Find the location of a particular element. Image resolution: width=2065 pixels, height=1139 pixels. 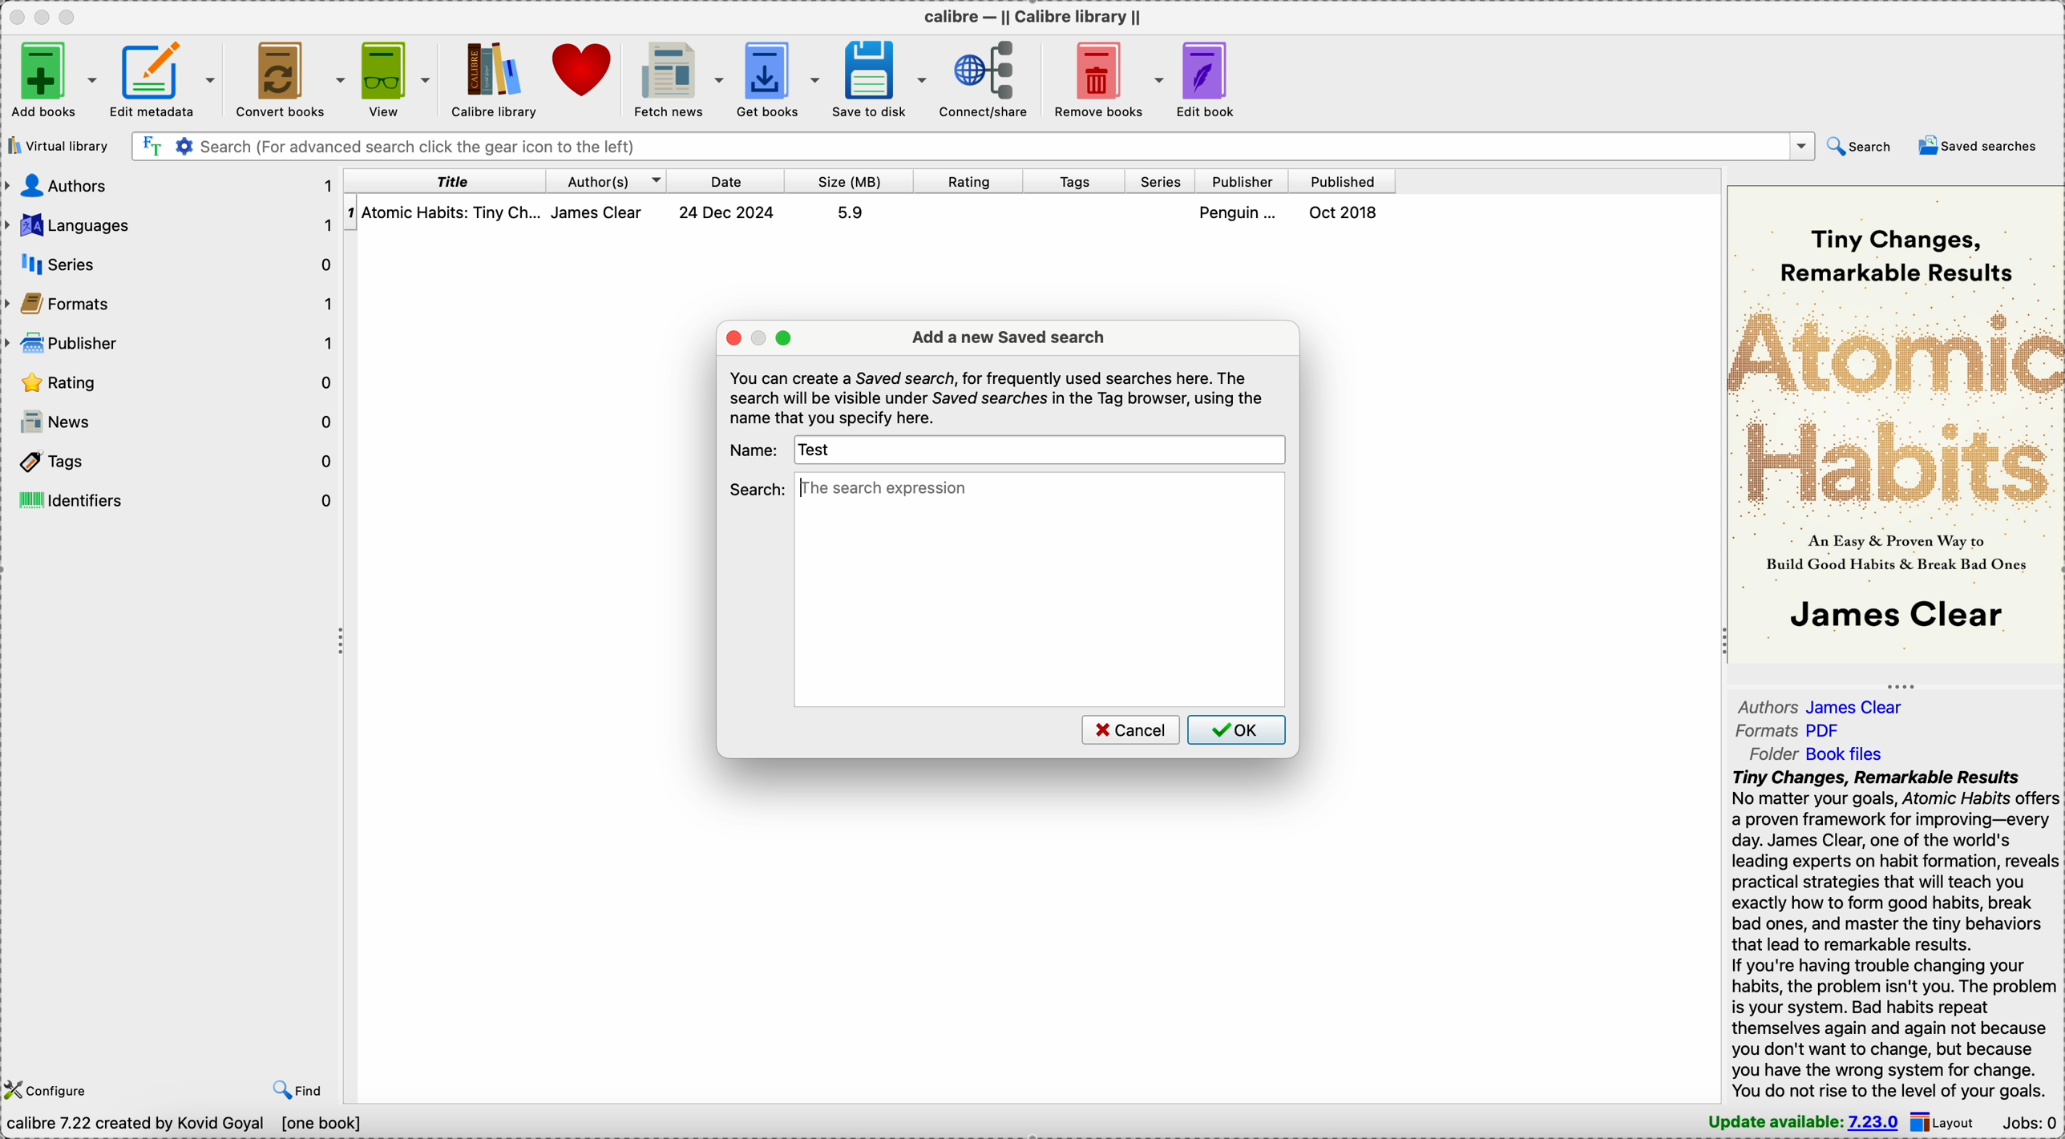

james clear is located at coordinates (606, 212).